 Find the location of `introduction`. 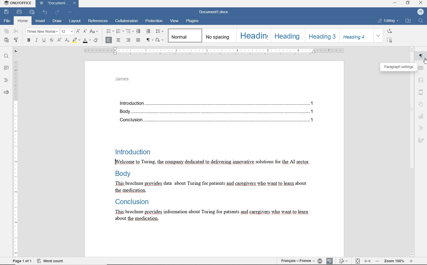

introduction is located at coordinates (218, 103).